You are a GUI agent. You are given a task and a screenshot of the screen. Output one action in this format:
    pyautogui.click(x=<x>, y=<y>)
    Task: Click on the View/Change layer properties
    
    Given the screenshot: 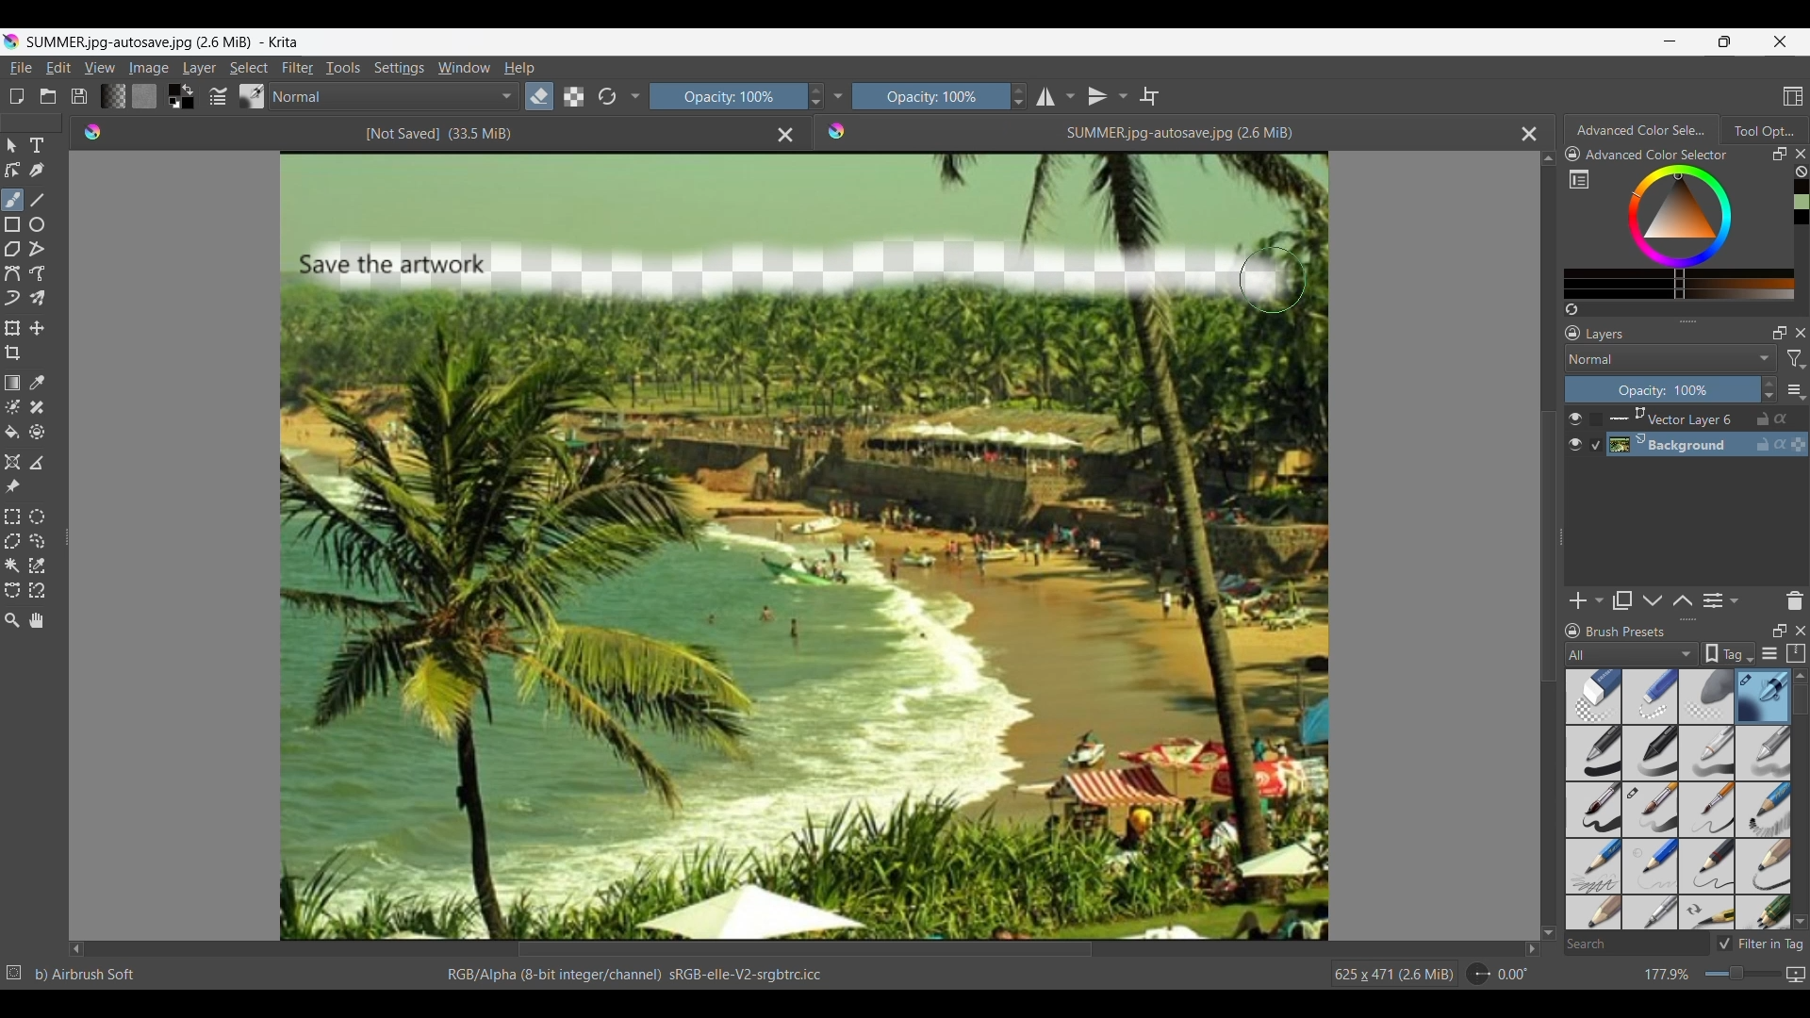 What is the action you would take?
    pyautogui.click(x=1722, y=600)
    